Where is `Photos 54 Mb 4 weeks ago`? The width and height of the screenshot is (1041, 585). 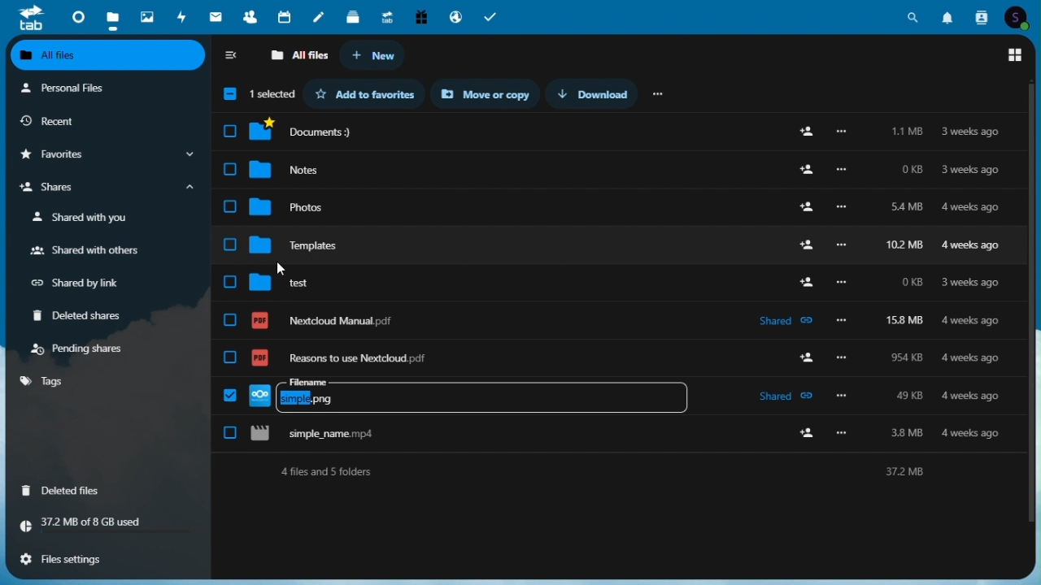
Photos 54 Mb 4 weeks ago is located at coordinates (617, 202).